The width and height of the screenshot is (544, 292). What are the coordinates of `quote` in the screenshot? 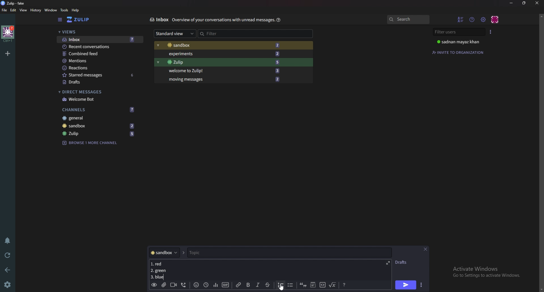 It's located at (303, 285).